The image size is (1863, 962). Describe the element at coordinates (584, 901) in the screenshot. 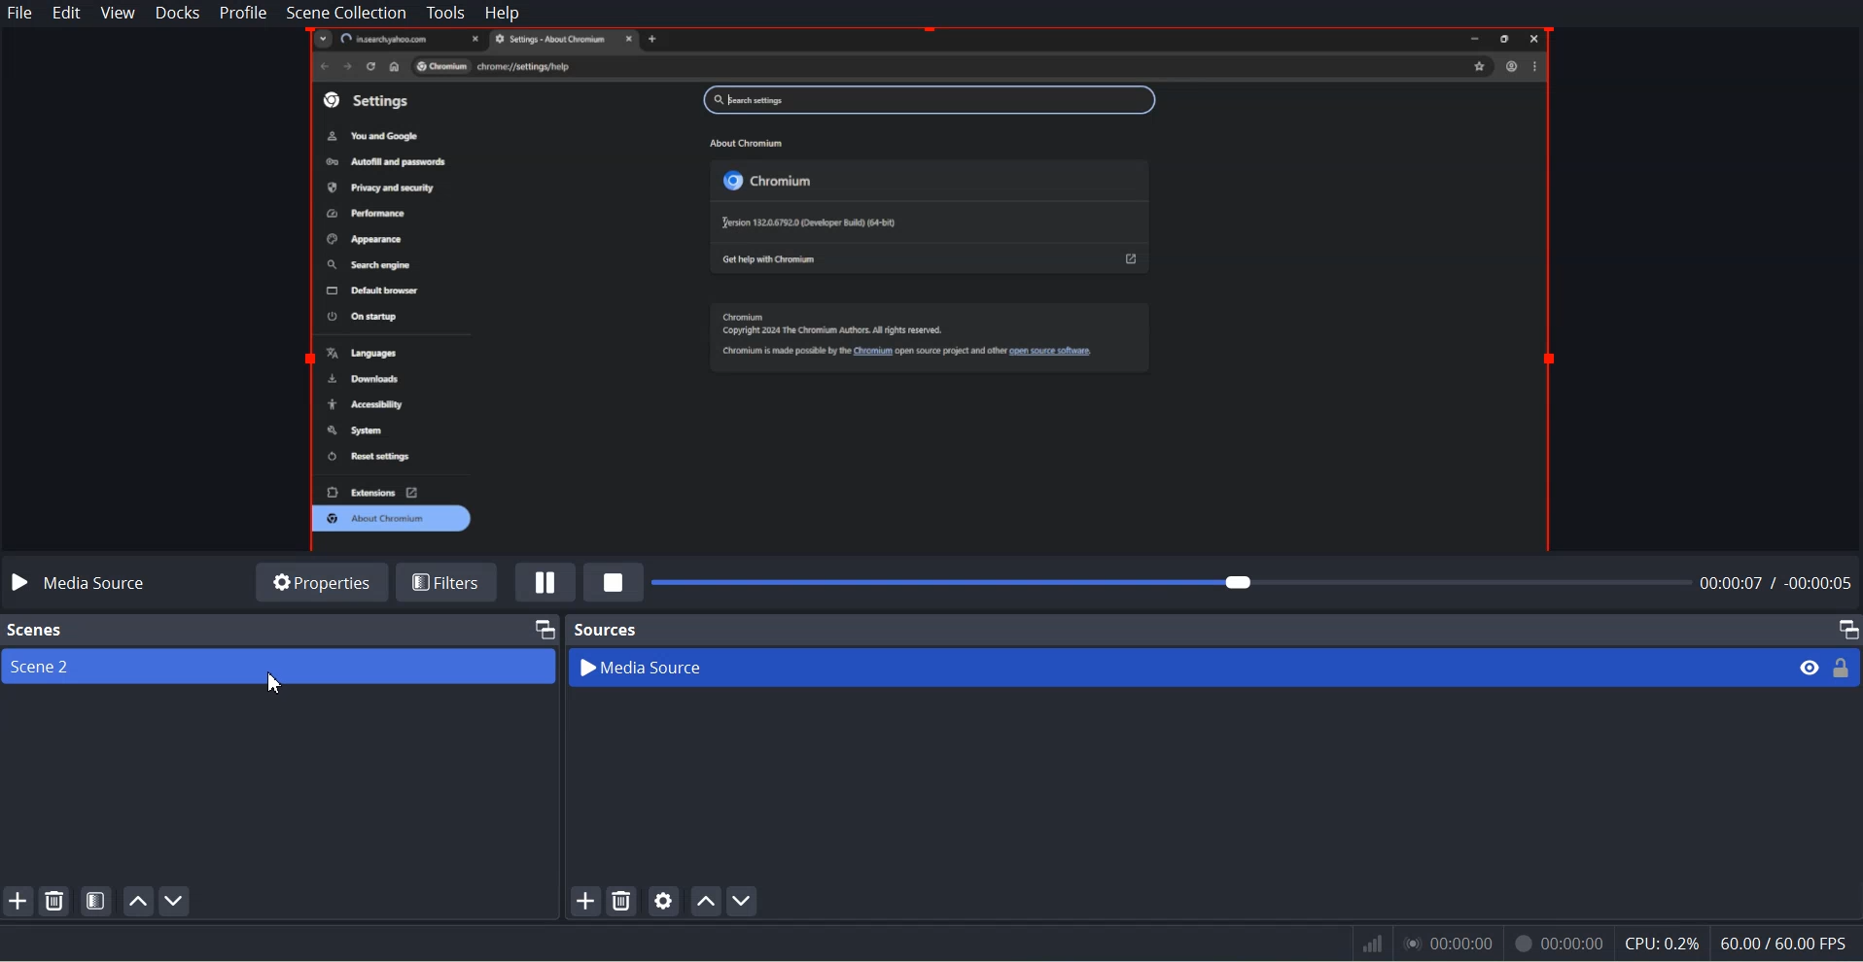

I see `add source` at that location.